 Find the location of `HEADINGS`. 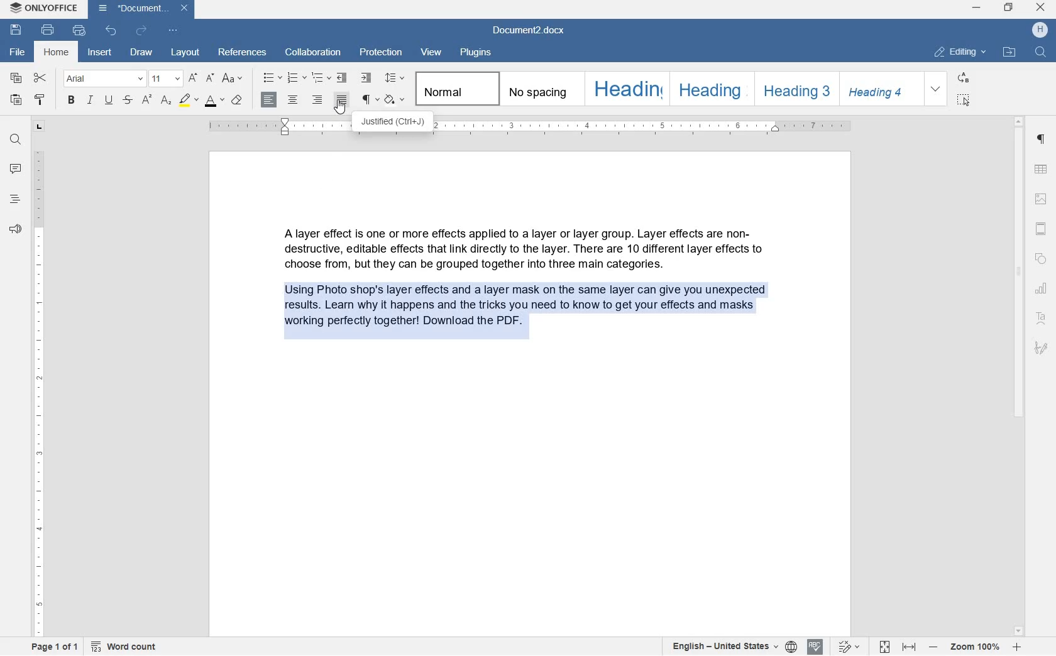

HEADINGS is located at coordinates (15, 199).